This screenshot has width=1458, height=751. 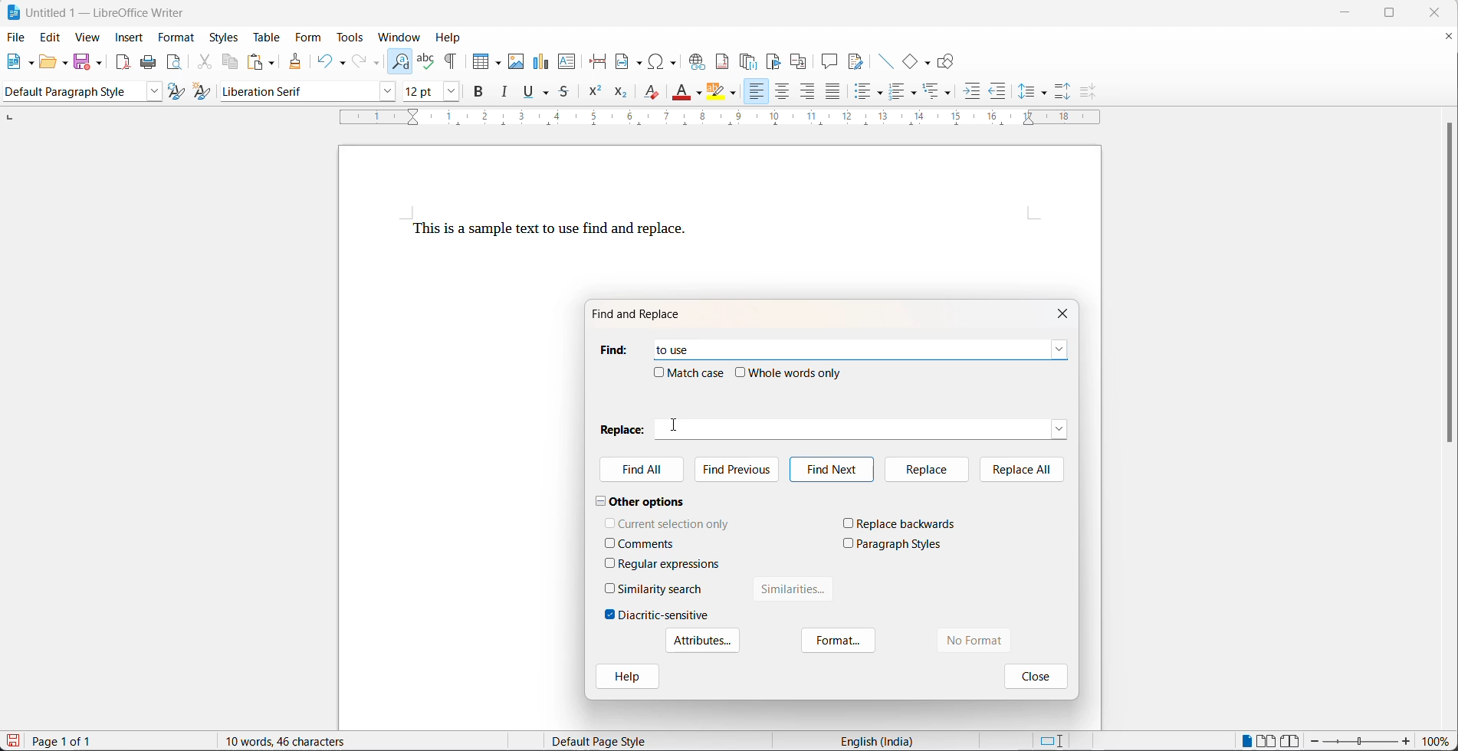 I want to click on similarity search, so click(x=661, y=589).